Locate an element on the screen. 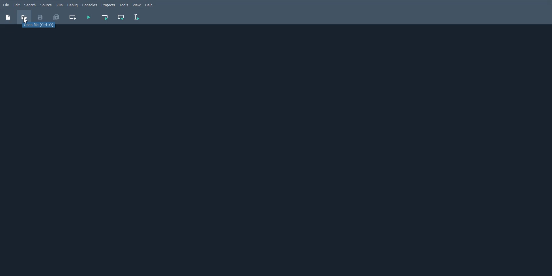 The width and height of the screenshot is (552, 276). Projects is located at coordinates (108, 5).